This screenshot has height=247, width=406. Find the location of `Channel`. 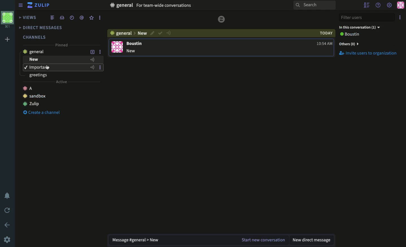

Channel is located at coordinates (122, 34).